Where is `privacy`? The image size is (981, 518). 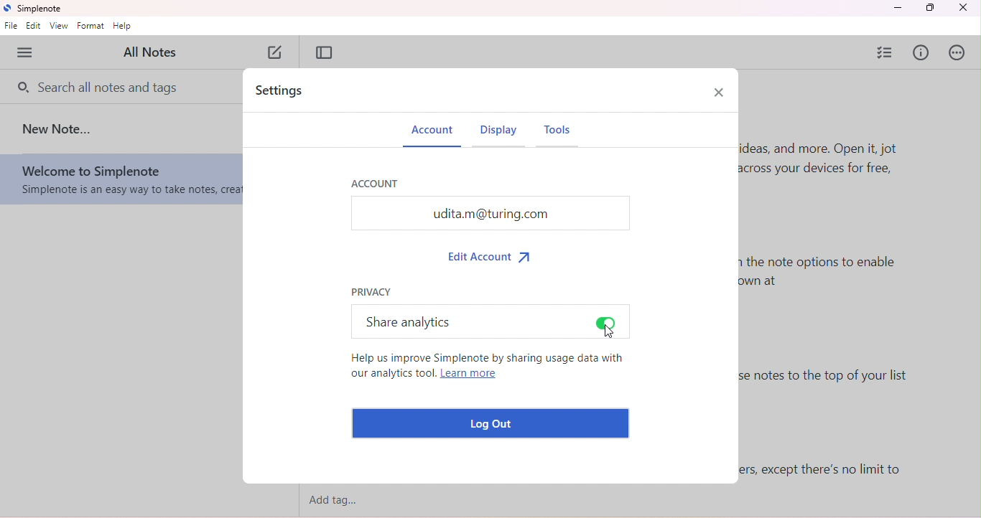 privacy is located at coordinates (373, 291).